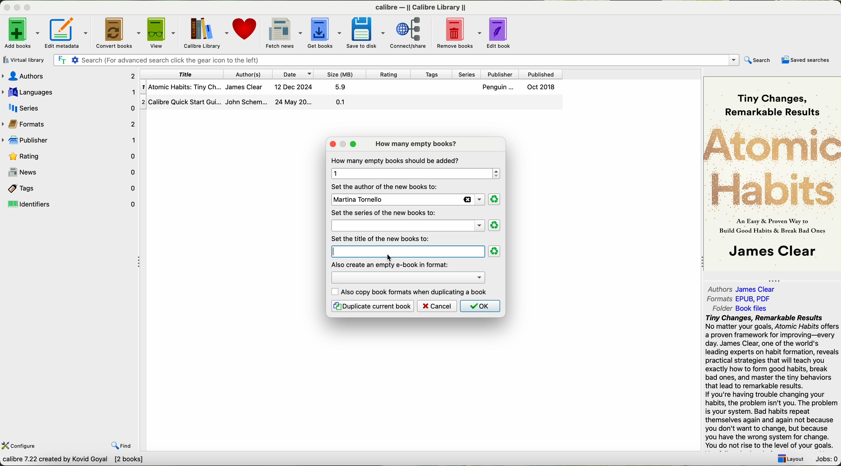 This screenshot has width=841, height=466. What do you see at coordinates (160, 32) in the screenshot?
I see `view` at bounding box center [160, 32].